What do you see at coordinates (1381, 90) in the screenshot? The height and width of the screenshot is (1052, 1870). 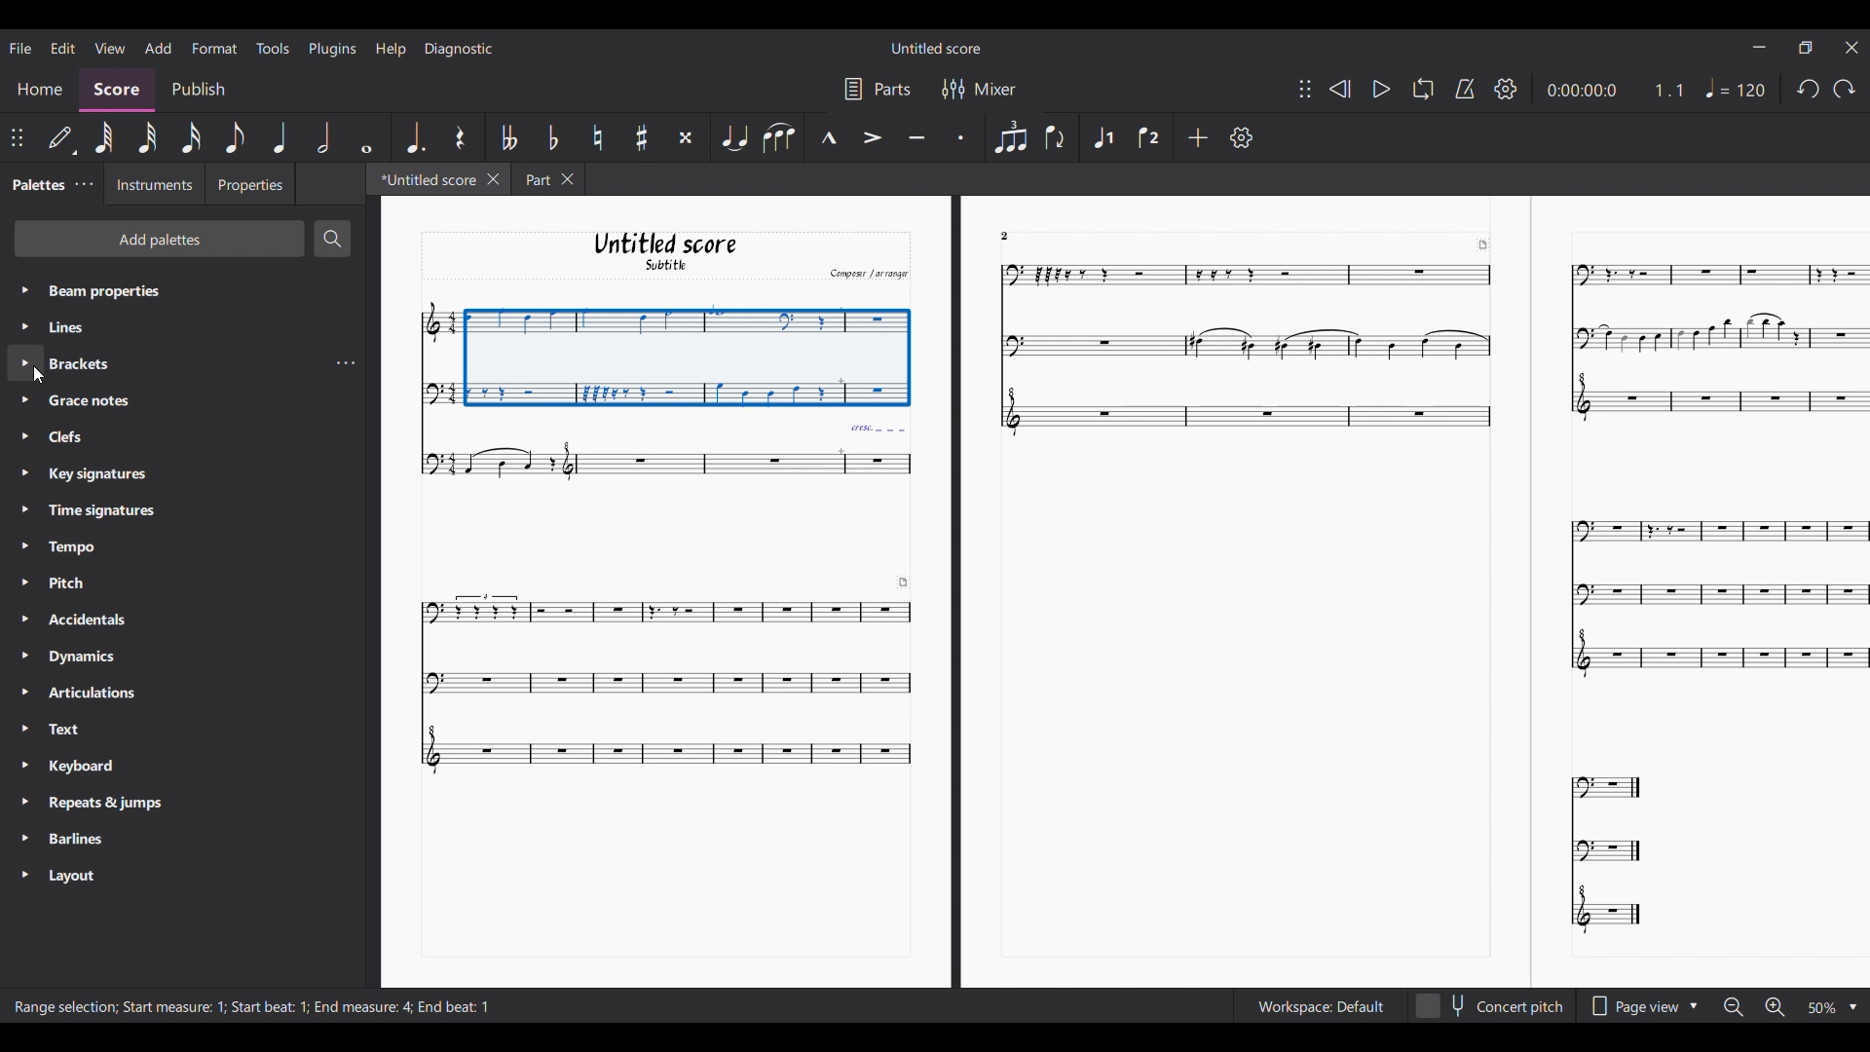 I see `Play` at bounding box center [1381, 90].